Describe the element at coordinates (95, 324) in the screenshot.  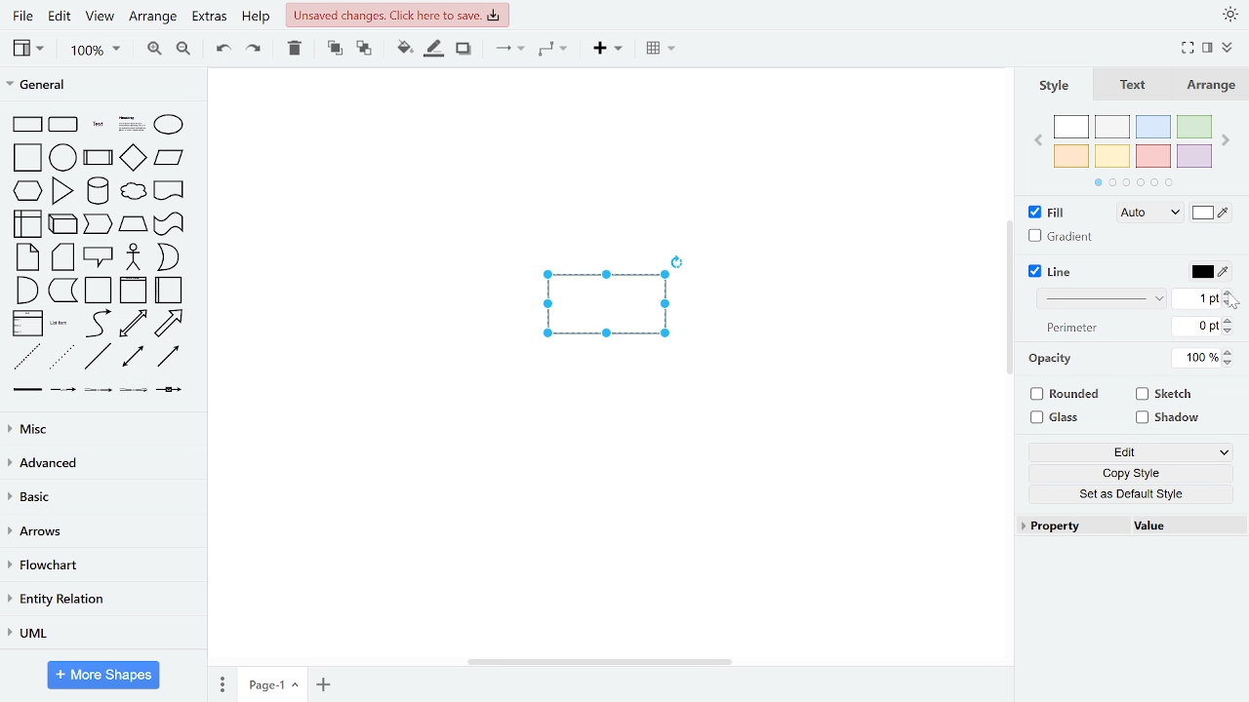
I see `general shapes` at that location.